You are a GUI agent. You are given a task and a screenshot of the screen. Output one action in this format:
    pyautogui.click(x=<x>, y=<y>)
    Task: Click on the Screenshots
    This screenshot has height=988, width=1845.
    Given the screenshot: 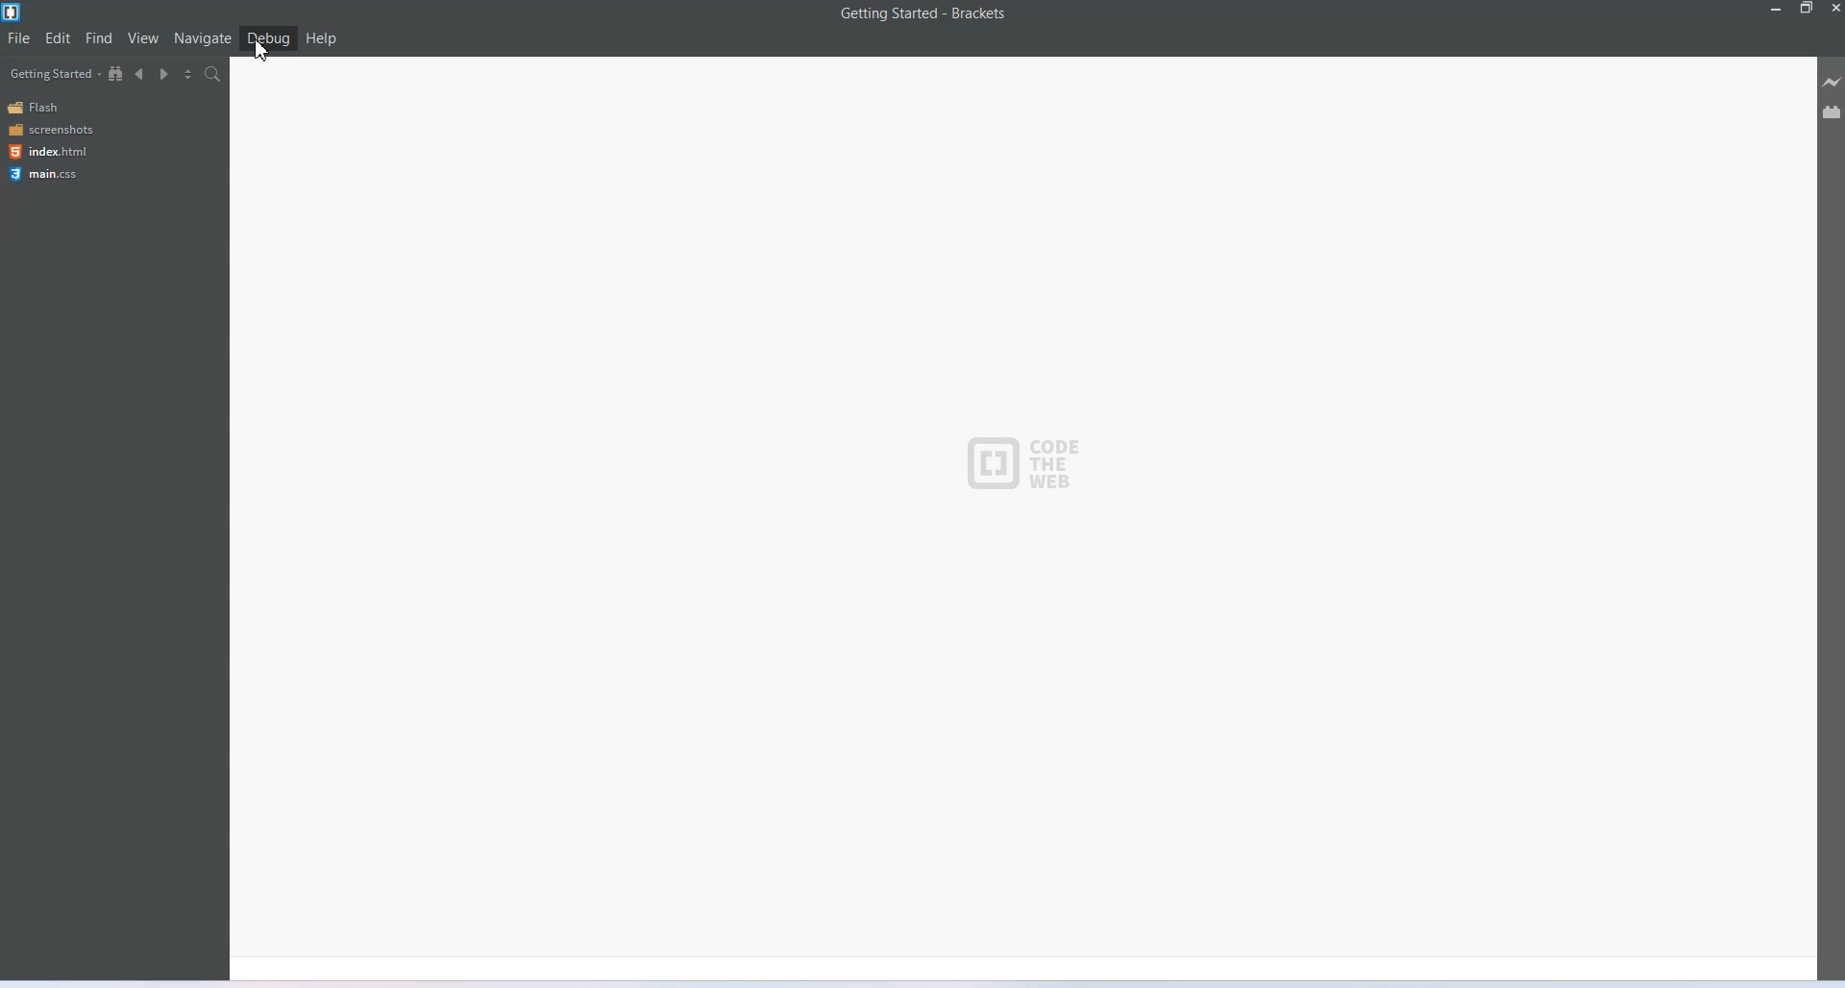 What is the action you would take?
    pyautogui.click(x=50, y=130)
    